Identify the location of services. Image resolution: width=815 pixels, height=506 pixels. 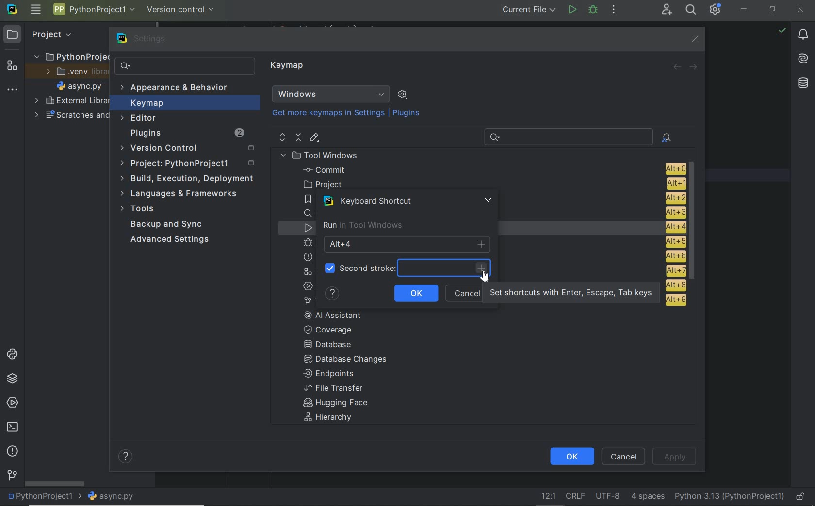
(11, 403).